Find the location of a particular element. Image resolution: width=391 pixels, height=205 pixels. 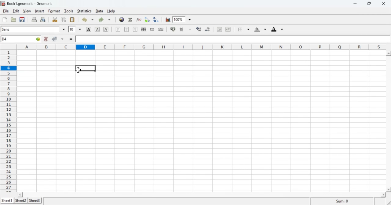

numbering column is located at coordinates (9, 120).